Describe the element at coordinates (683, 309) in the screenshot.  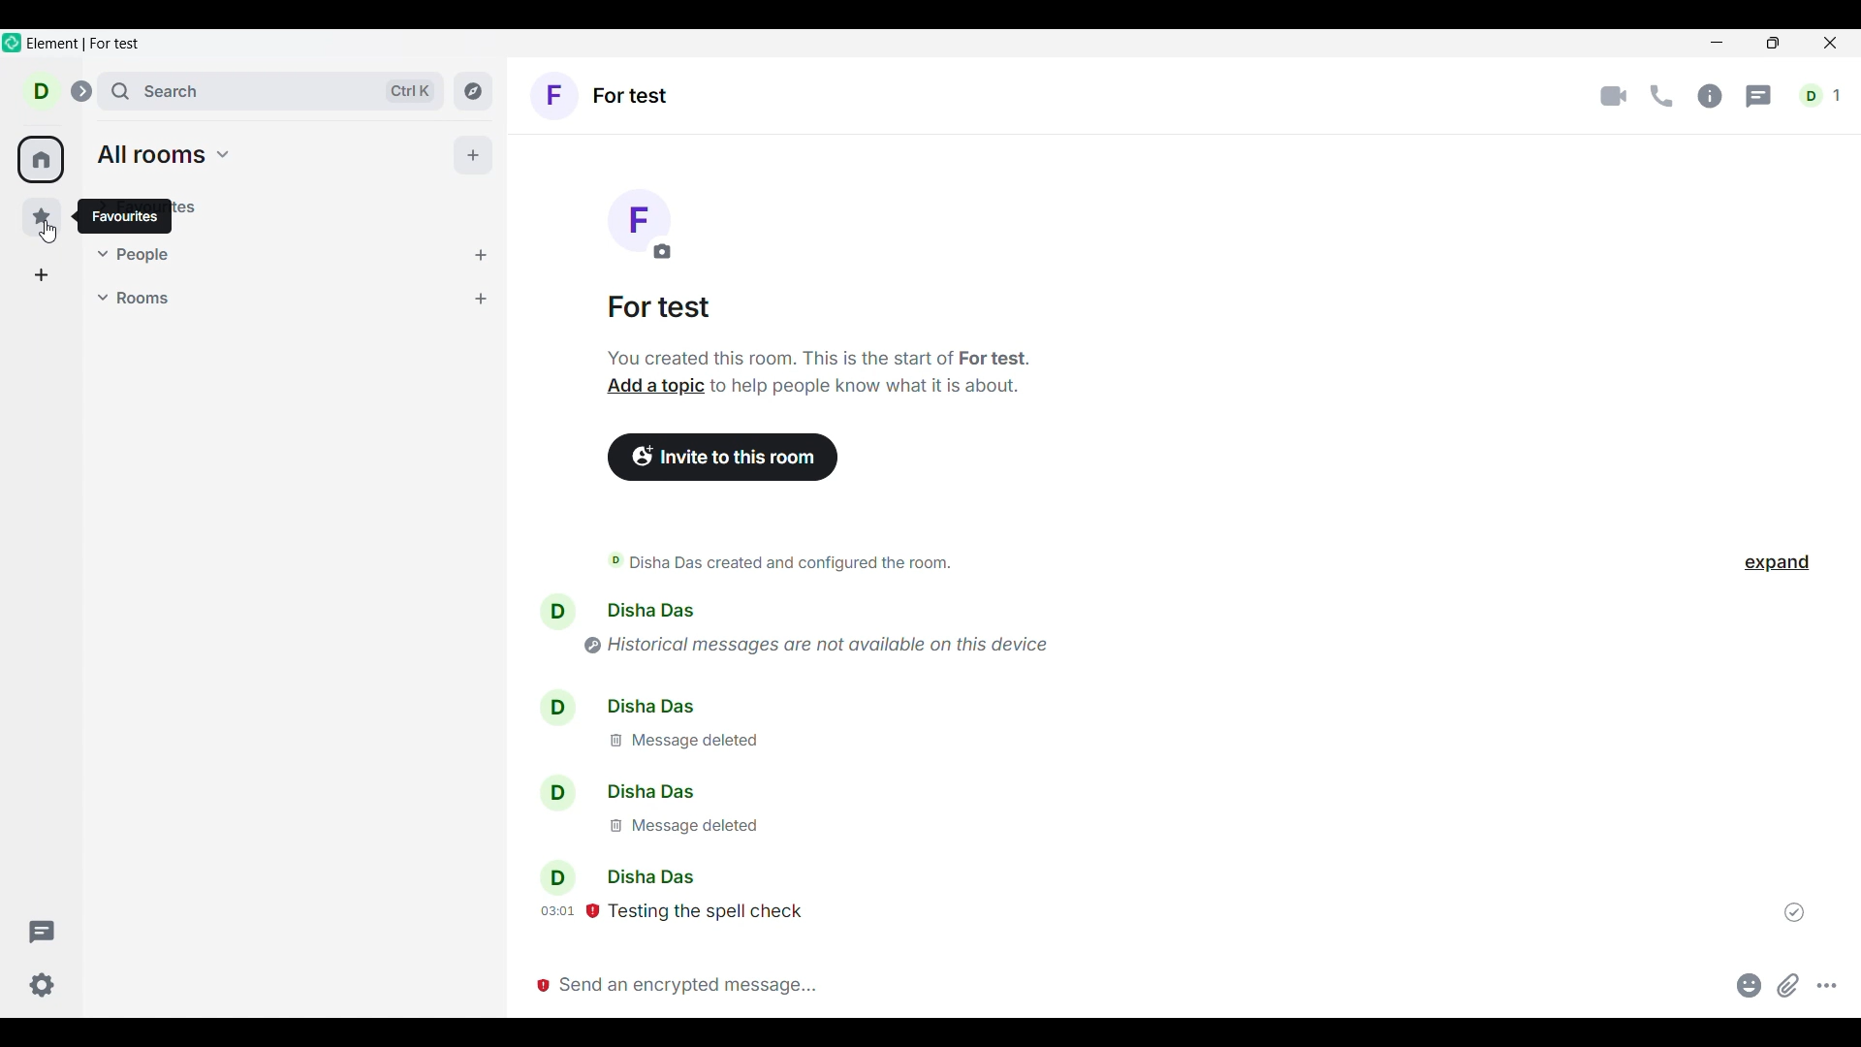
I see `Room name-for test` at that location.